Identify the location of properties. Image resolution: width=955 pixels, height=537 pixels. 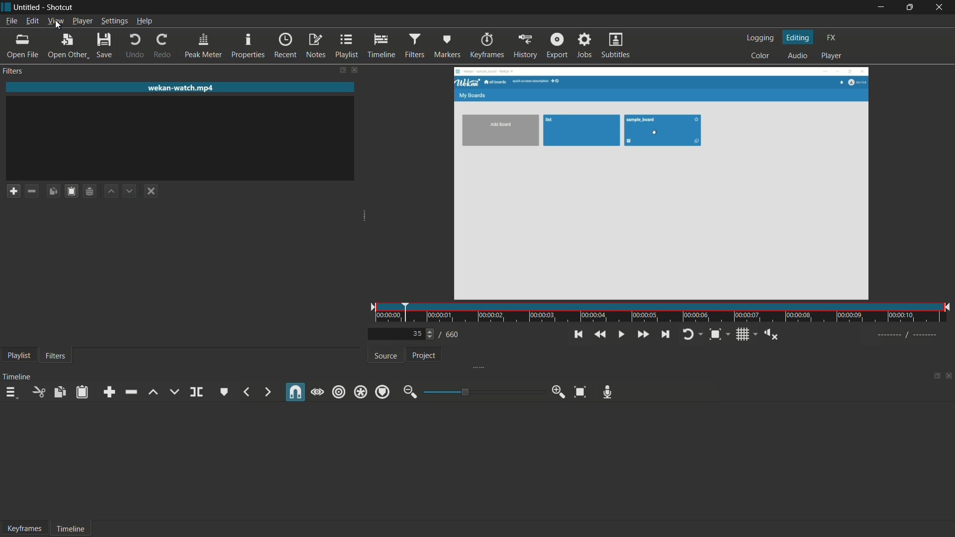
(248, 47).